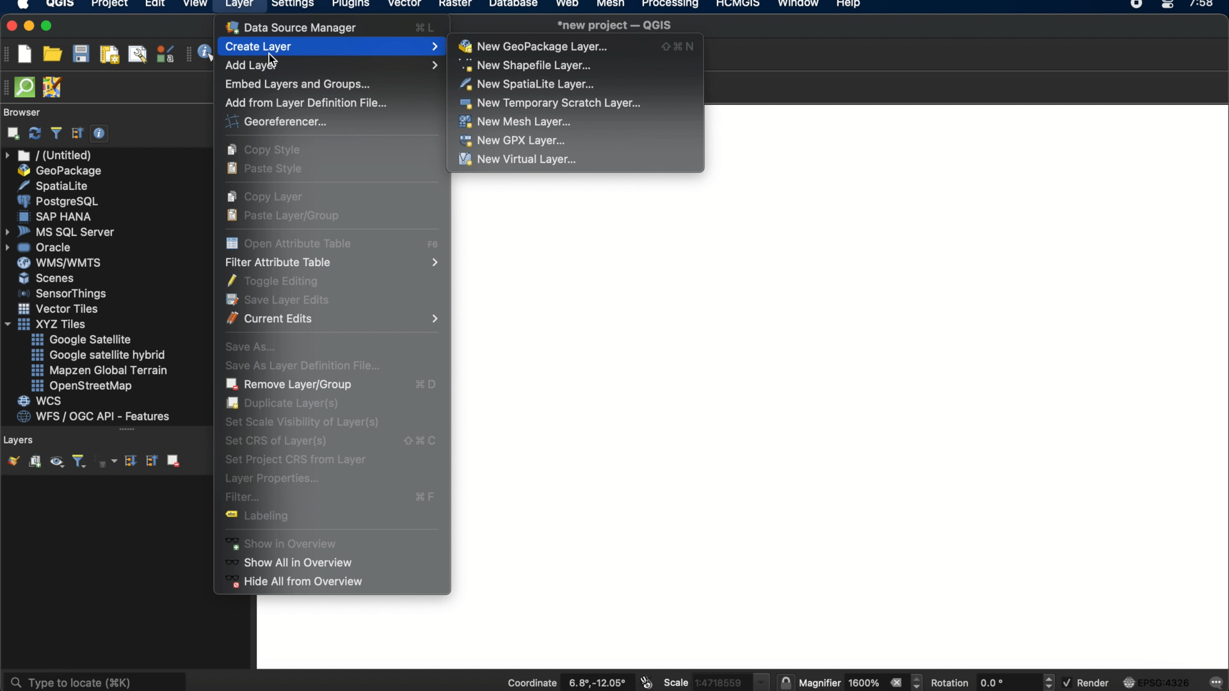  What do you see at coordinates (61, 5) in the screenshot?
I see `QGIS` at bounding box center [61, 5].